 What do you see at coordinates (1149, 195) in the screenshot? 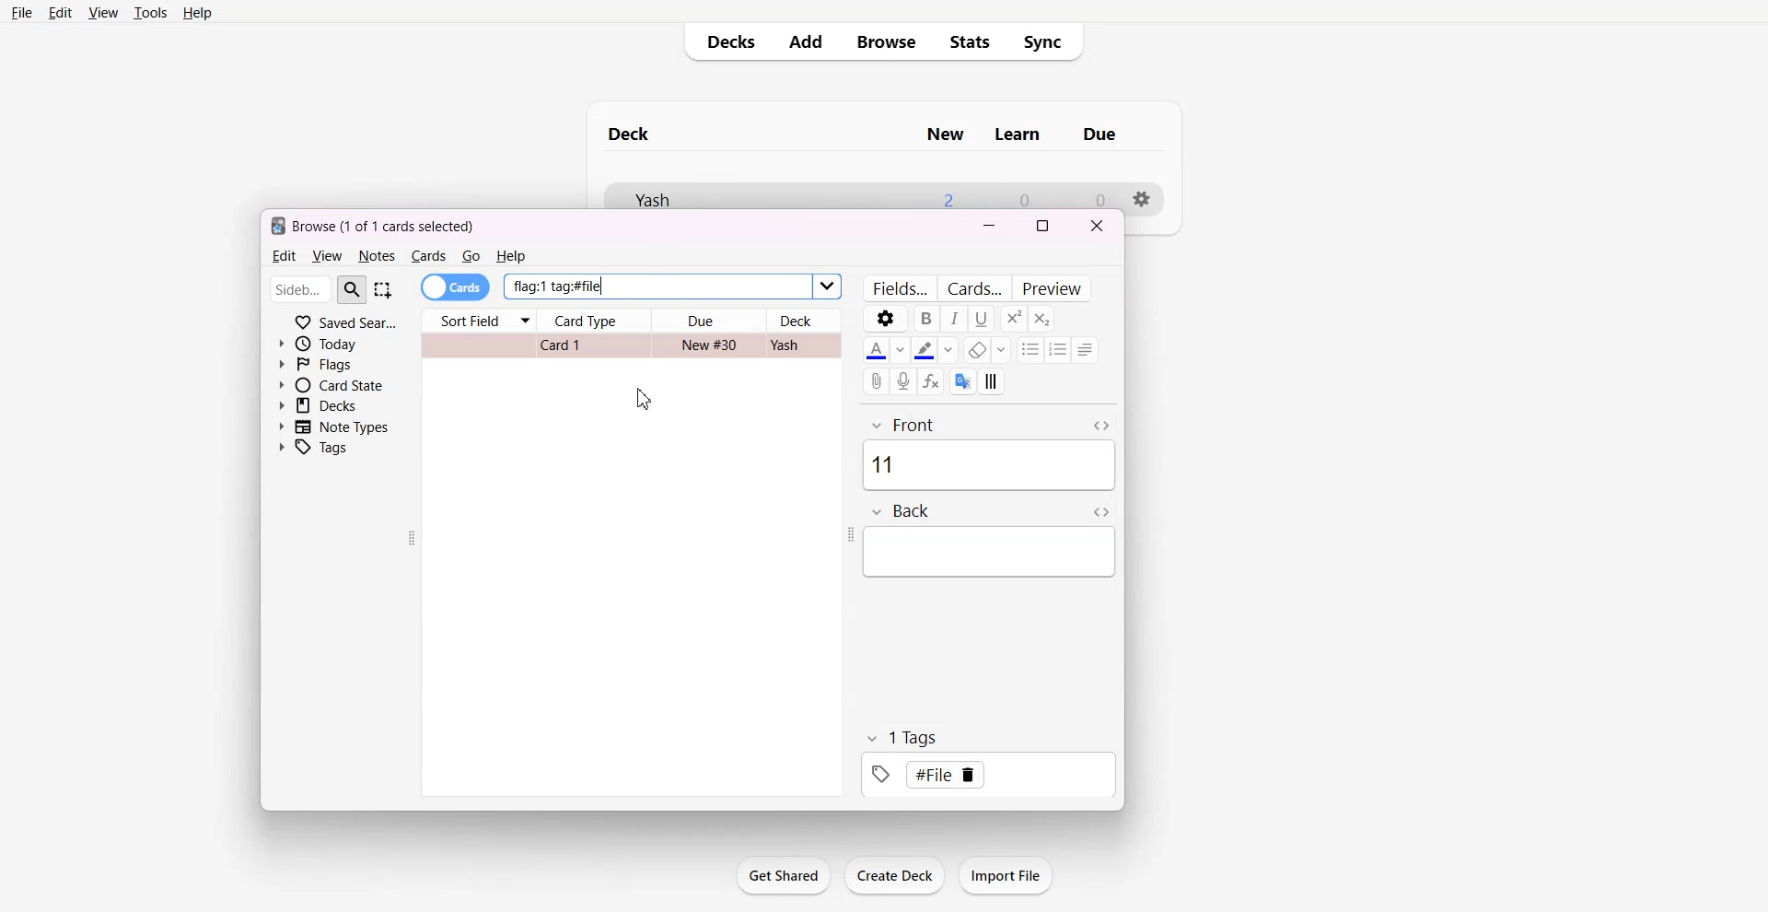
I see `Settings` at bounding box center [1149, 195].